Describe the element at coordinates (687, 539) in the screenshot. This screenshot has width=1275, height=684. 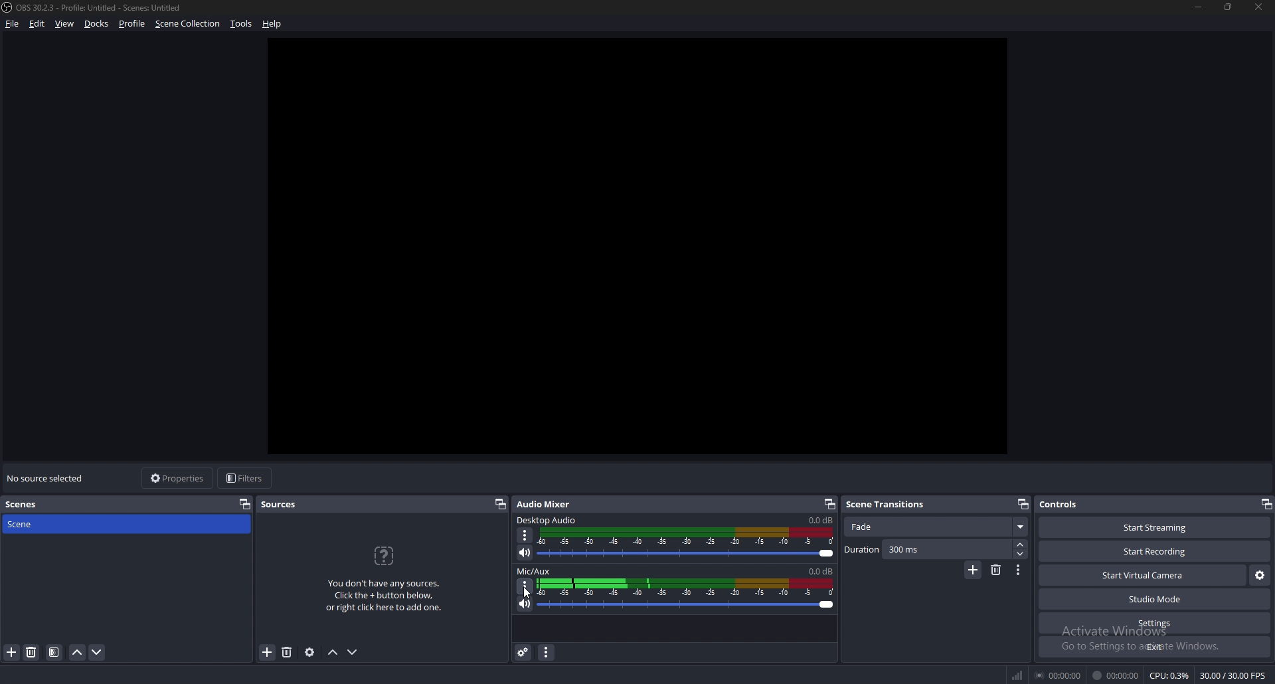
I see `desktop audio` at that location.